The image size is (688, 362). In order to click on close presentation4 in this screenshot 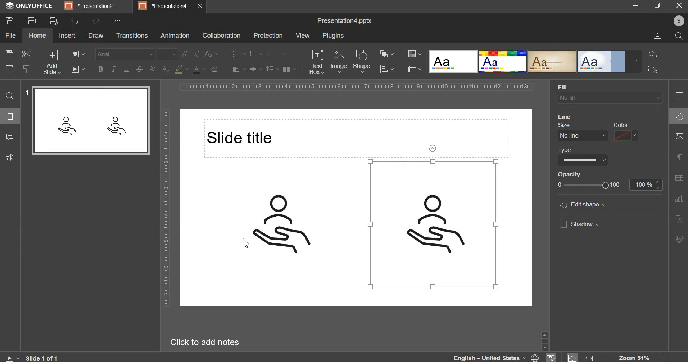, I will do `click(201, 8)`.